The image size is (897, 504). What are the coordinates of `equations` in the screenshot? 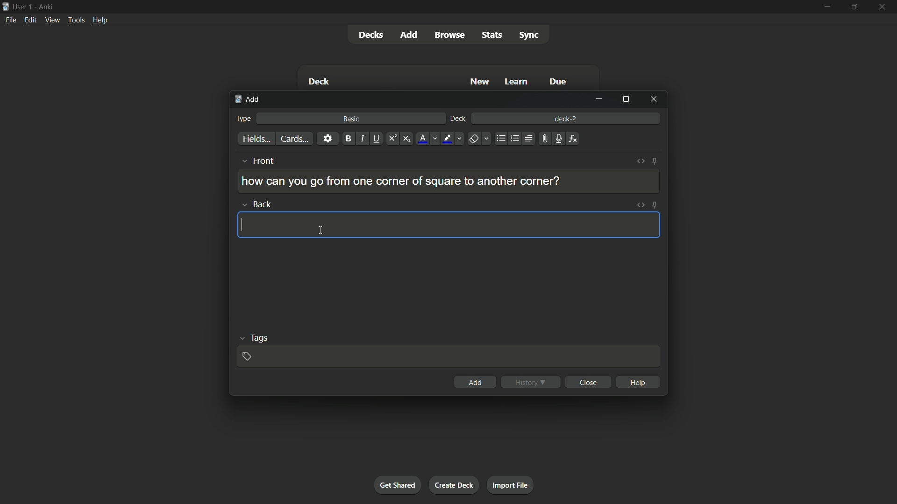 It's located at (574, 139).